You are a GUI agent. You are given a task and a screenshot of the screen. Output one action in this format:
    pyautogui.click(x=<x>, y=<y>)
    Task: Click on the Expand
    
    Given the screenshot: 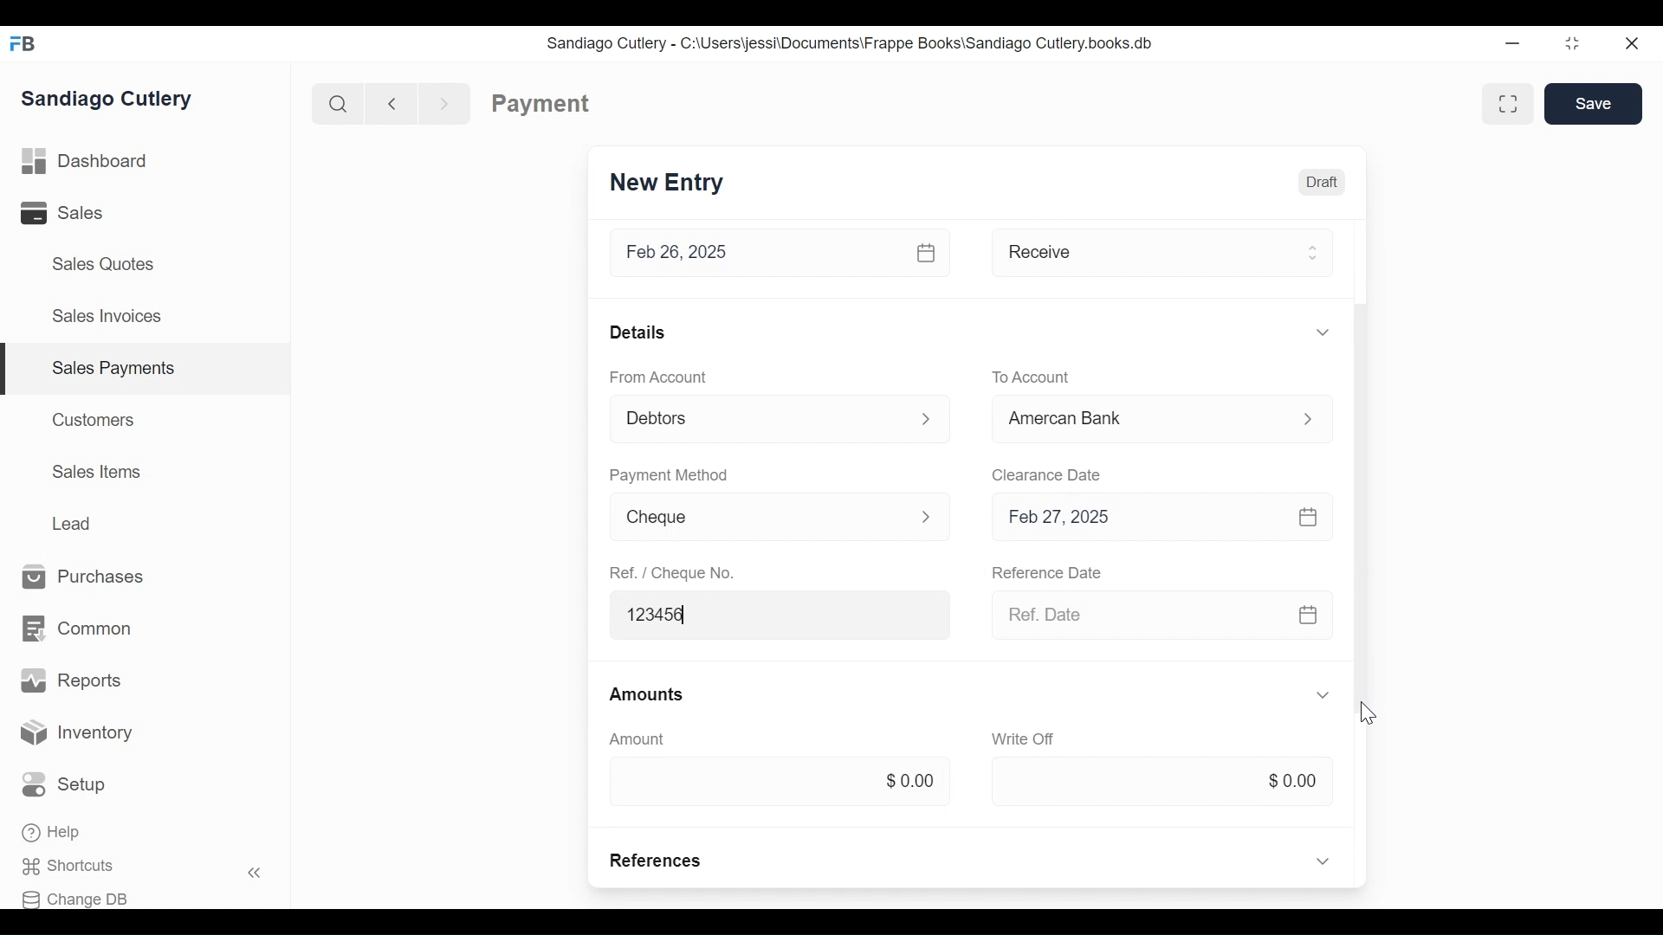 What is the action you would take?
    pyautogui.click(x=927, y=515)
    